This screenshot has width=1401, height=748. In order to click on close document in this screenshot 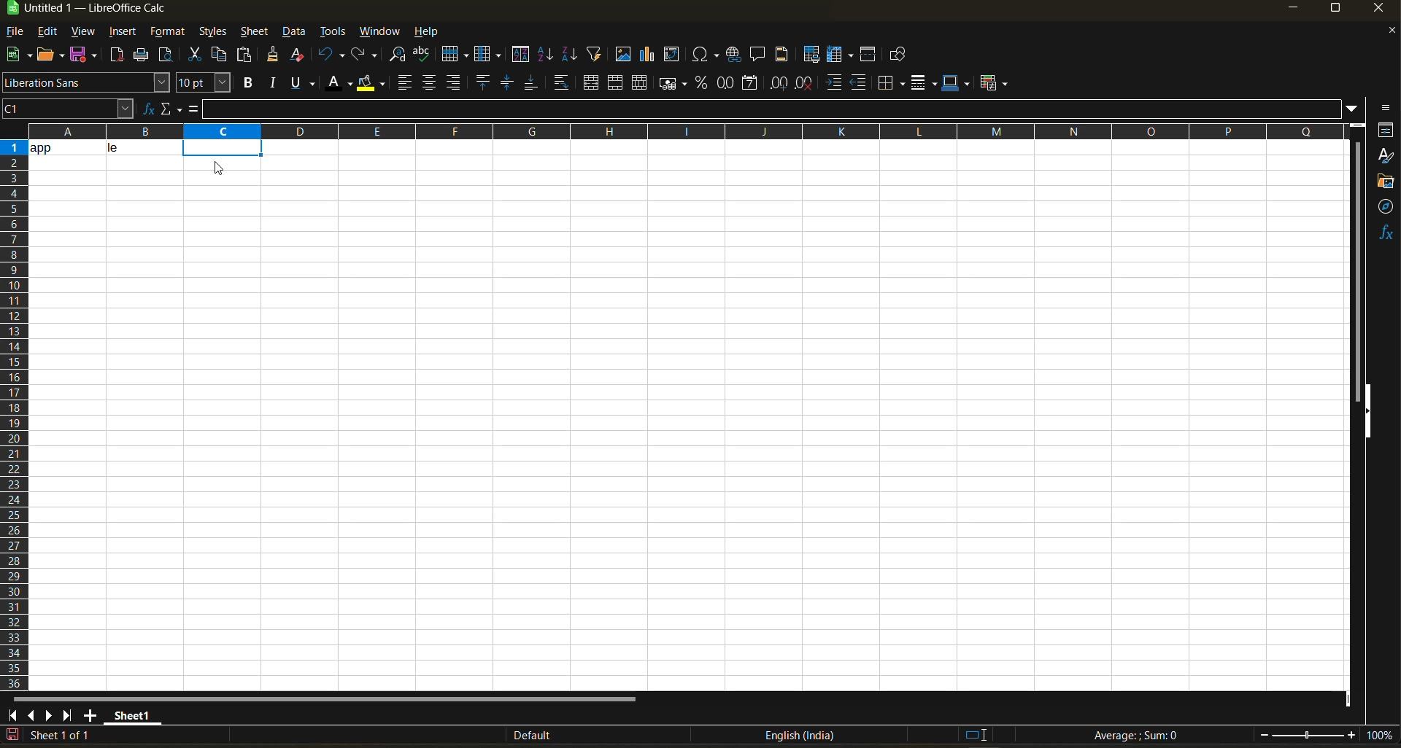, I will do `click(1386, 34)`.